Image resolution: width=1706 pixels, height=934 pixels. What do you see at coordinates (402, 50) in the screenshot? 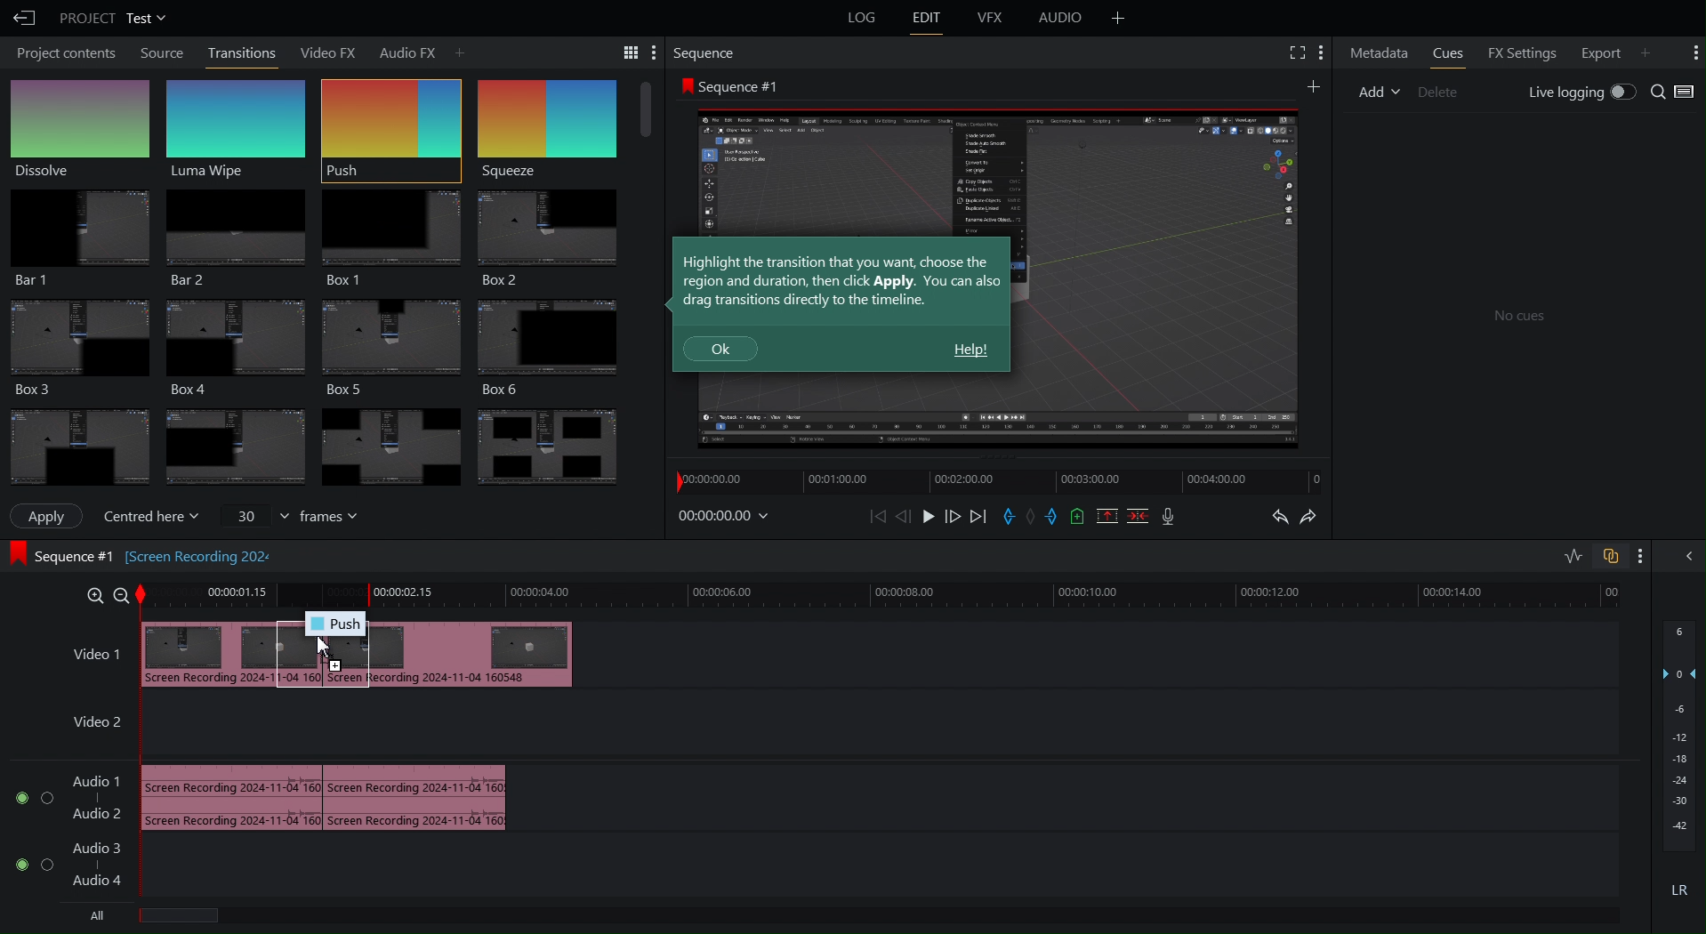
I see `Audio FX` at bounding box center [402, 50].